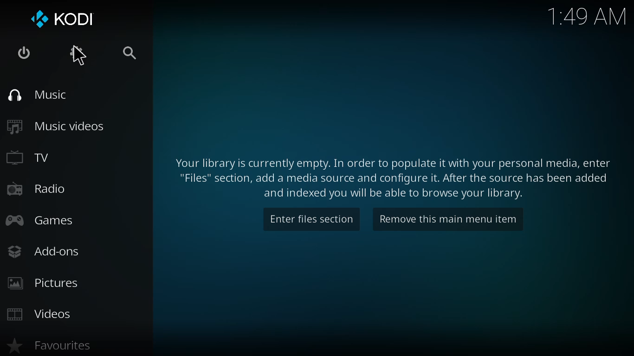 The width and height of the screenshot is (634, 356). Describe the element at coordinates (47, 346) in the screenshot. I see `favorites` at that location.